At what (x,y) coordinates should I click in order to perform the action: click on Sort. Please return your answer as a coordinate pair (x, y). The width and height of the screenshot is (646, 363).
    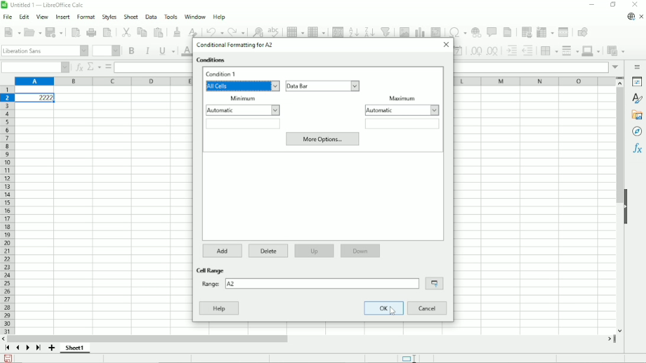
    Looking at the image, I should click on (338, 31).